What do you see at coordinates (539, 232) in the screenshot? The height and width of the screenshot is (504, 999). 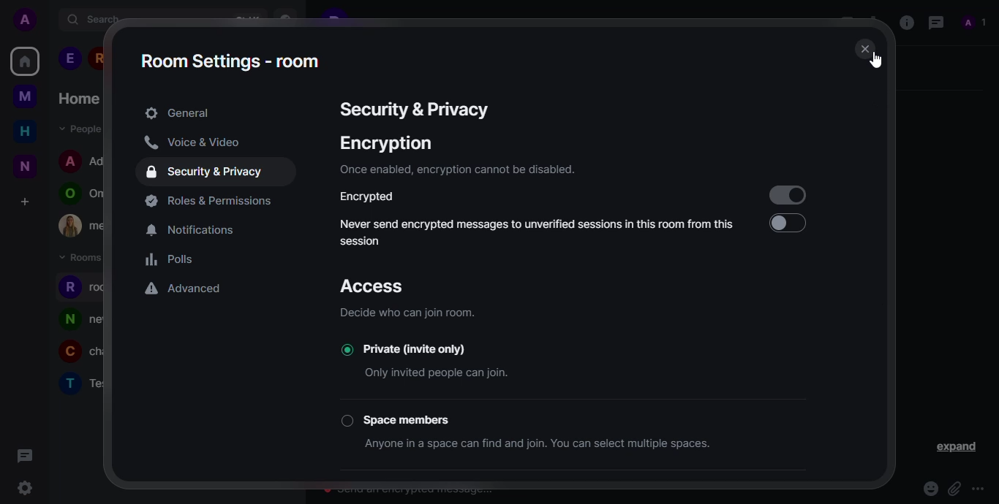 I see `never send encrypted message` at bounding box center [539, 232].